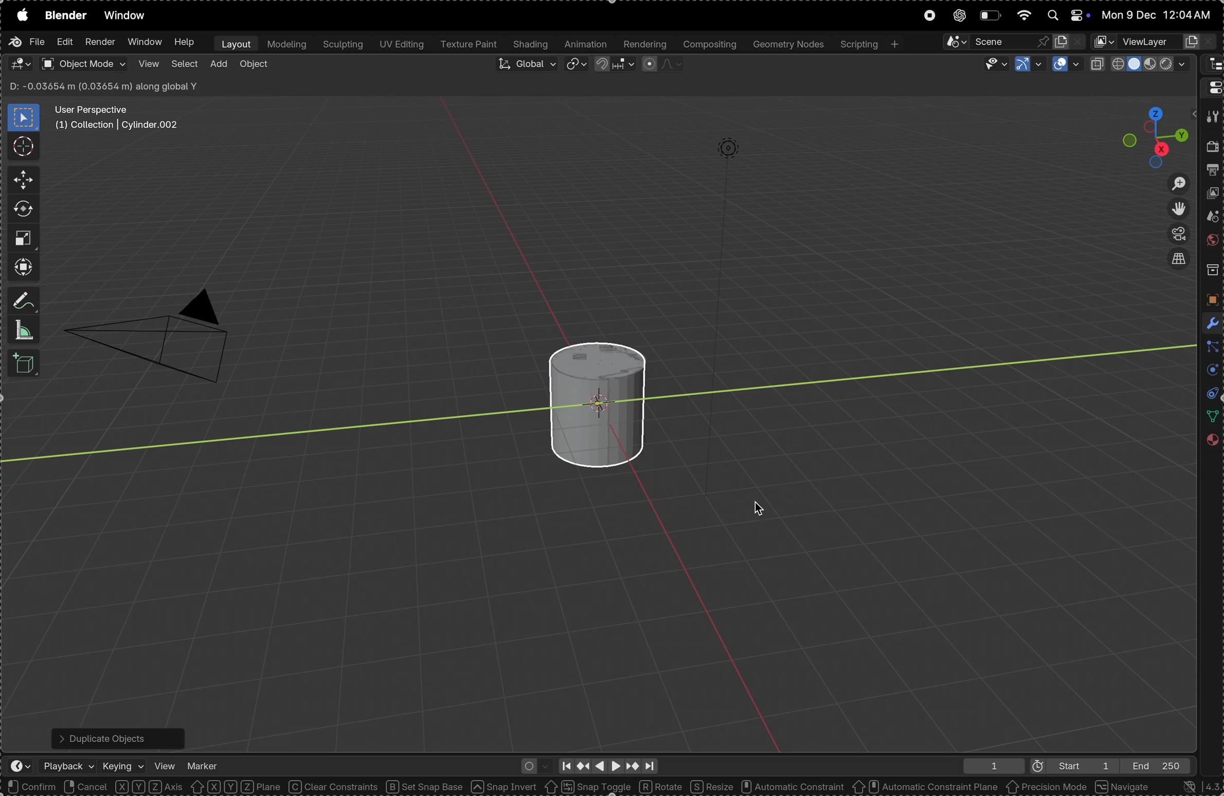 This screenshot has width=1224, height=796. I want to click on play back , so click(69, 766).